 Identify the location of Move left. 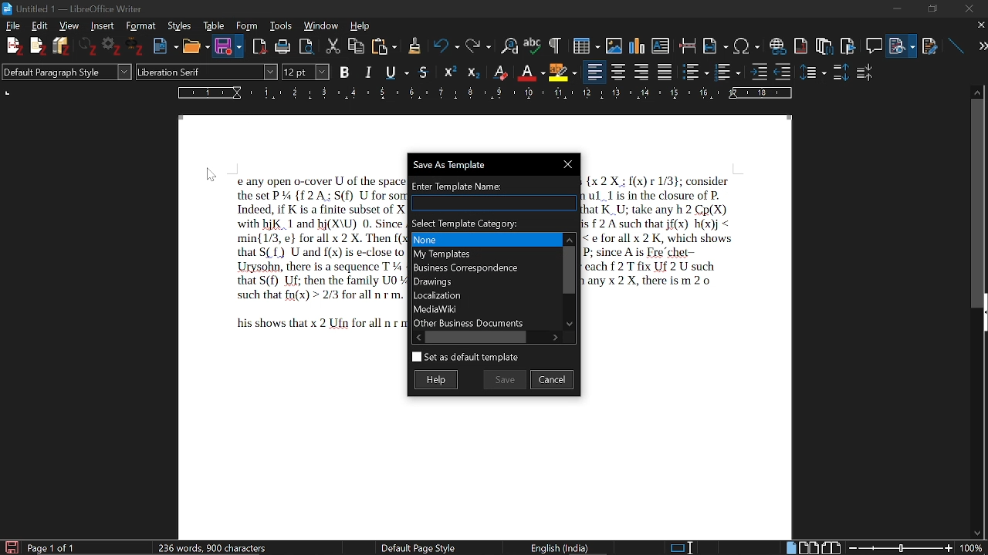
(416, 337).